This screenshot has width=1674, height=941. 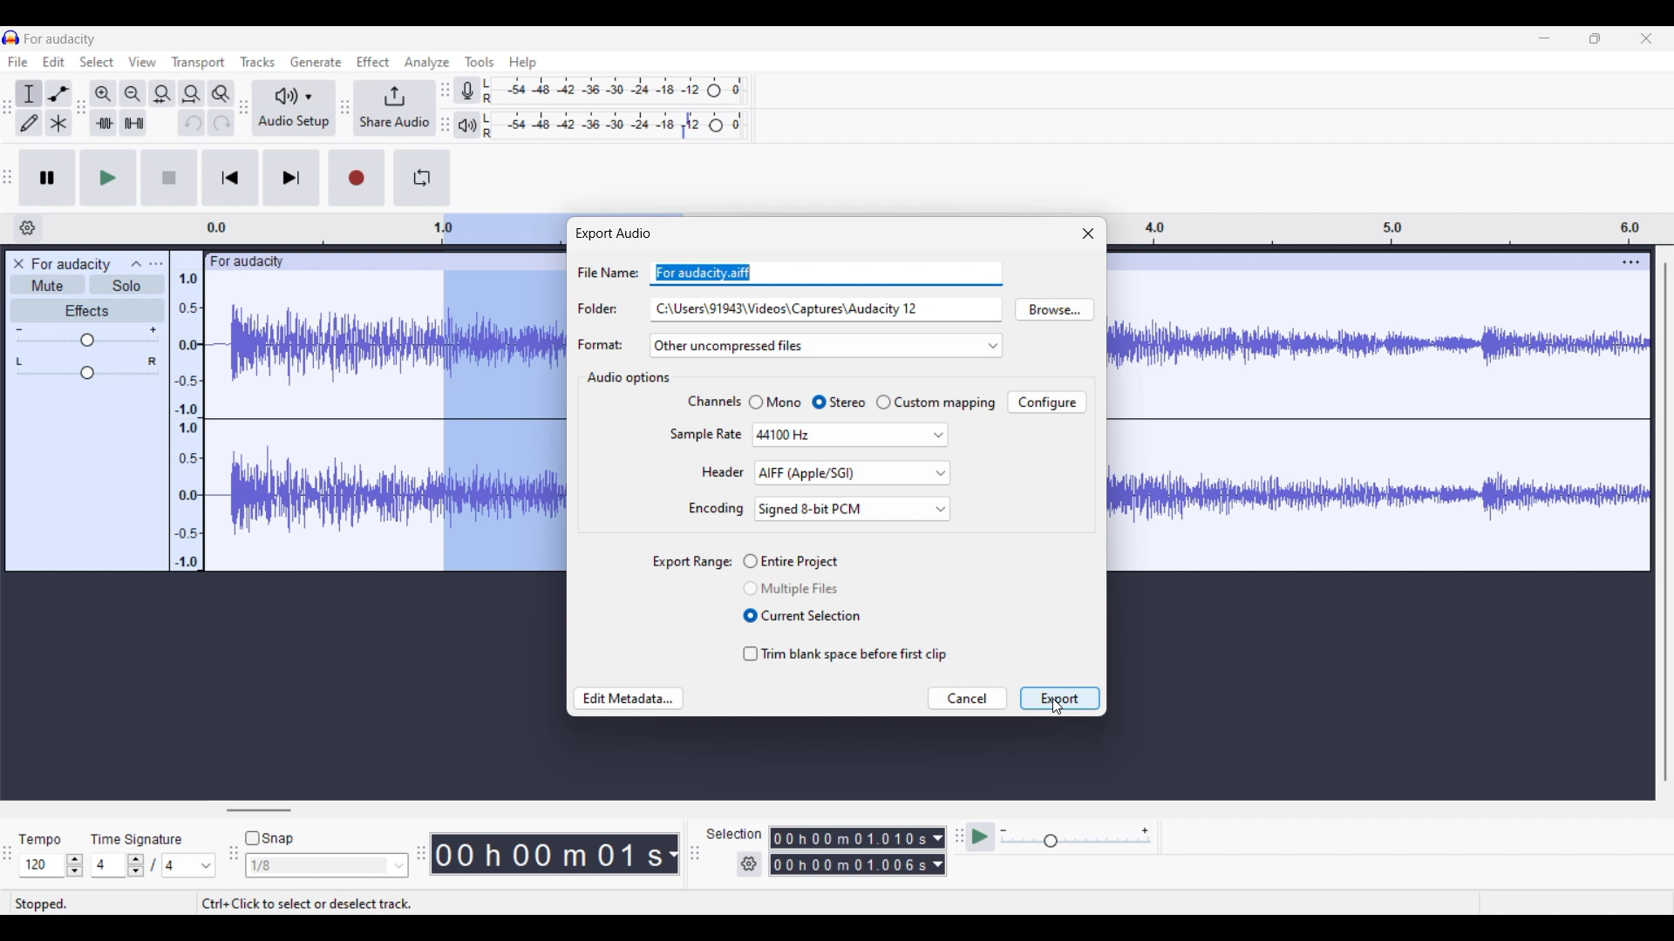 What do you see at coordinates (59, 94) in the screenshot?
I see `Envelop tool` at bounding box center [59, 94].